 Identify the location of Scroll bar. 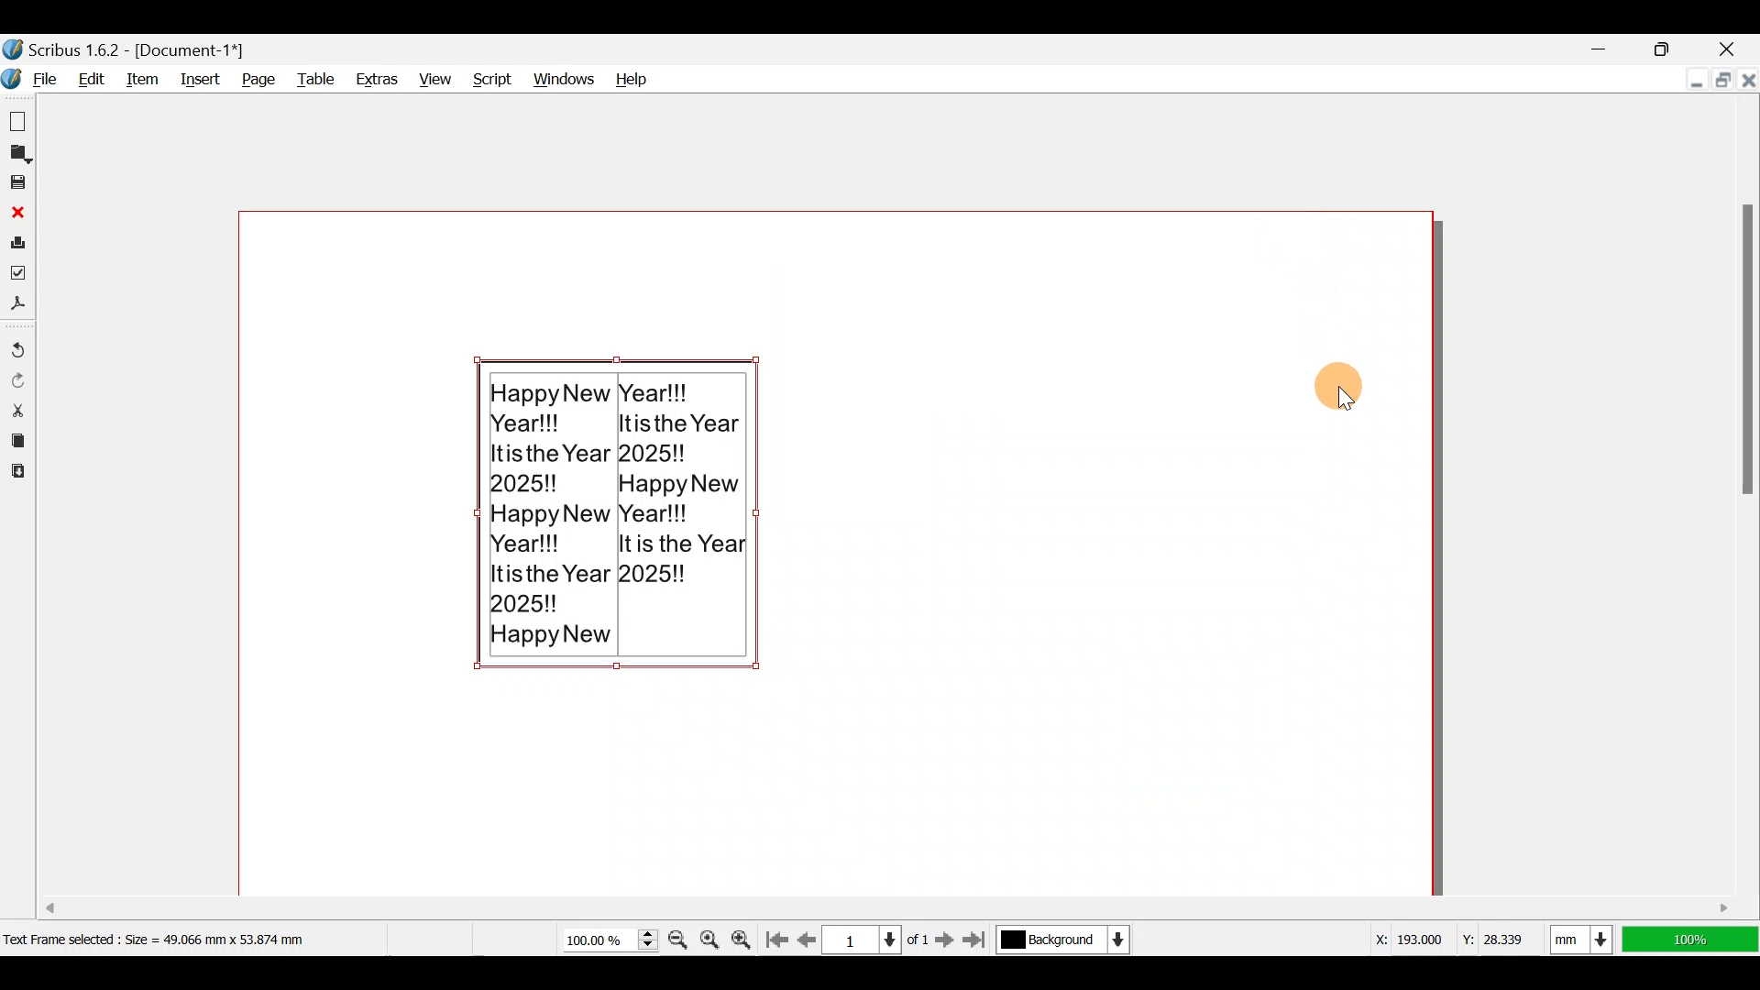
(1742, 505).